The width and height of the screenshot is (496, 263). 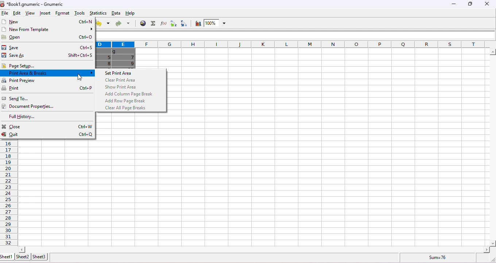 What do you see at coordinates (29, 14) in the screenshot?
I see `view` at bounding box center [29, 14].